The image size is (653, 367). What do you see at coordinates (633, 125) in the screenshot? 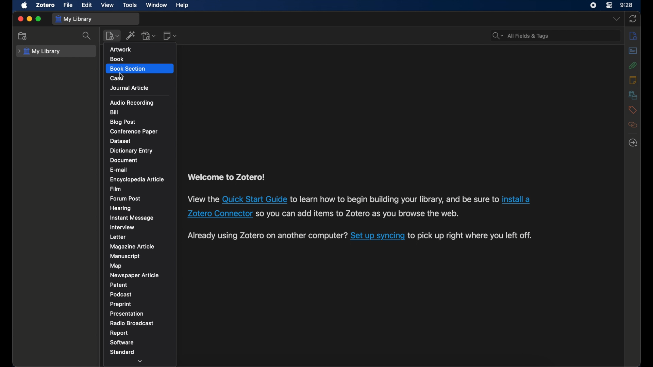
I see `related` at bounding box center [633, 125].